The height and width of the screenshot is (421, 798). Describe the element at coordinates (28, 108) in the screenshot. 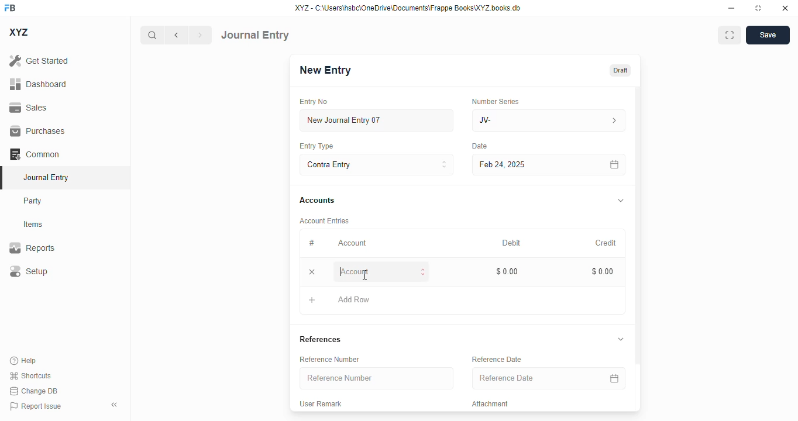

I see `sales` at that location.